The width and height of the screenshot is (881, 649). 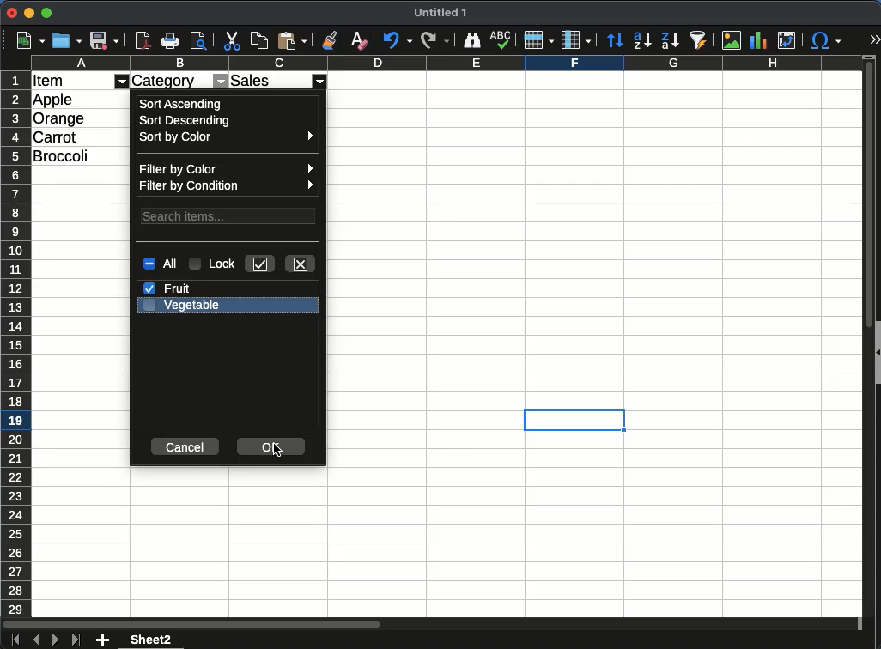 What do you see at coordinates (214, 264) in the screenshot?
I see `lock` at bounding box center [214, 264].